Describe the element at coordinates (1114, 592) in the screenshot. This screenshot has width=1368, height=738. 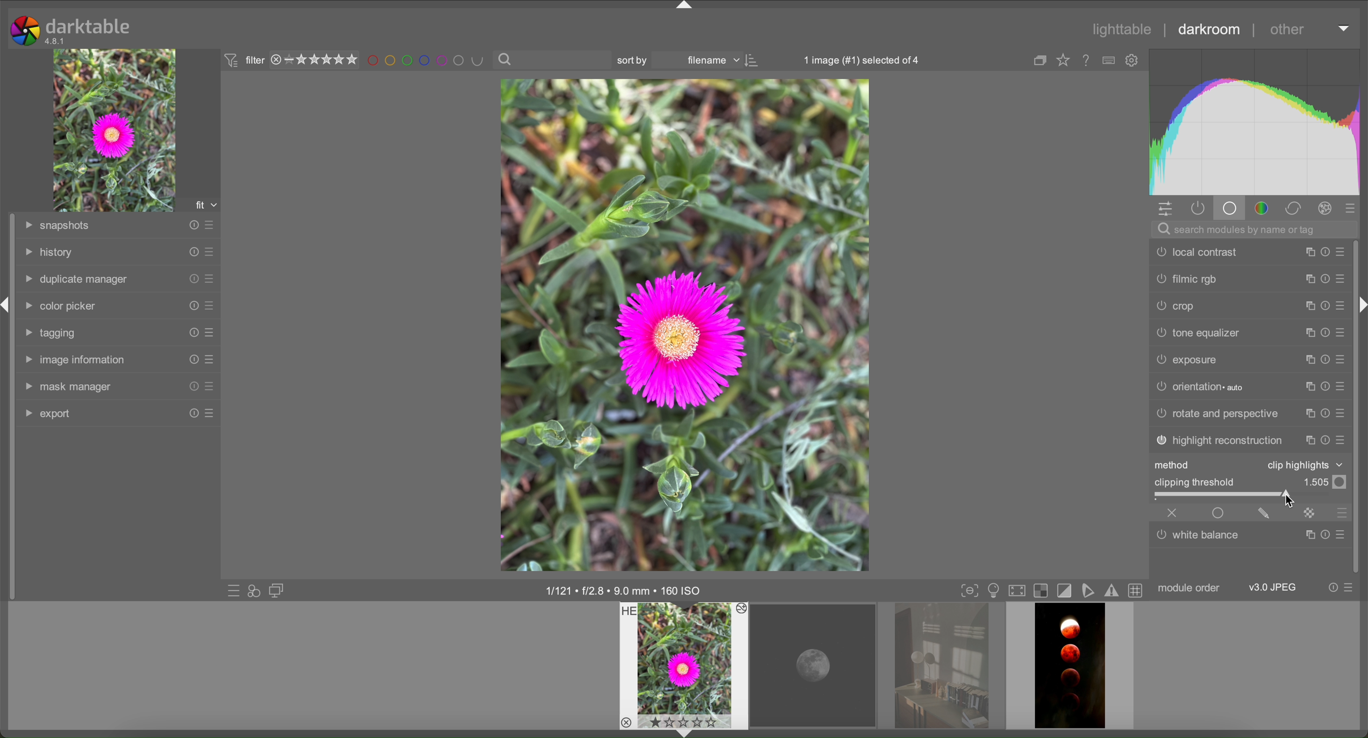
I see `gamut checking` at that location.